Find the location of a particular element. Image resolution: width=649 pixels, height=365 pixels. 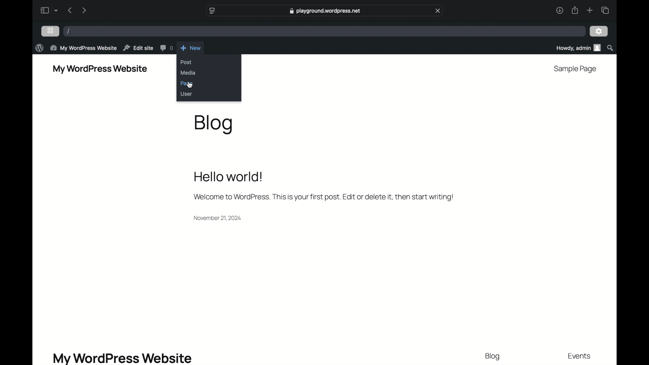

events is located at coordinates (580, 357).